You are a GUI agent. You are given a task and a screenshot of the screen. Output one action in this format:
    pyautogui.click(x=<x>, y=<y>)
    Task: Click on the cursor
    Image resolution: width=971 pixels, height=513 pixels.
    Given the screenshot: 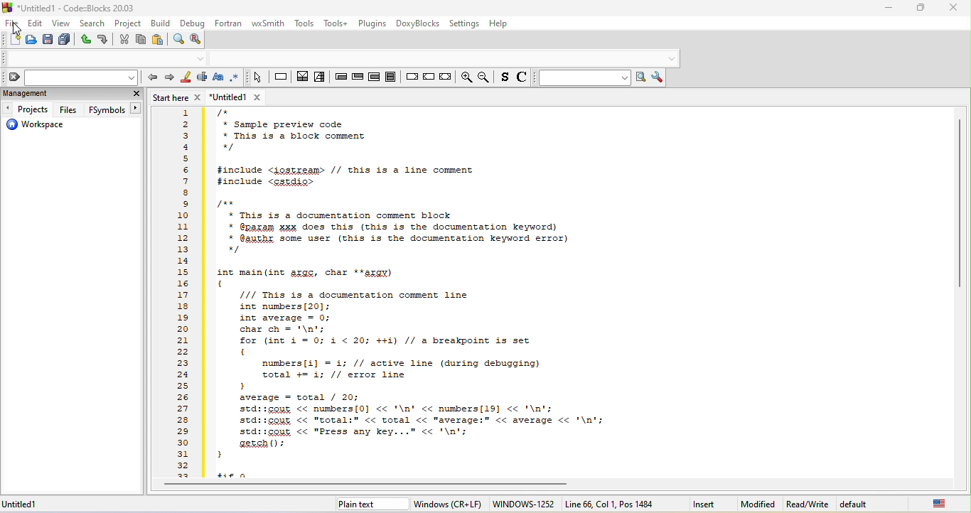 What is the action you would take?
    pyautogui.click(x=16, y=28)
    